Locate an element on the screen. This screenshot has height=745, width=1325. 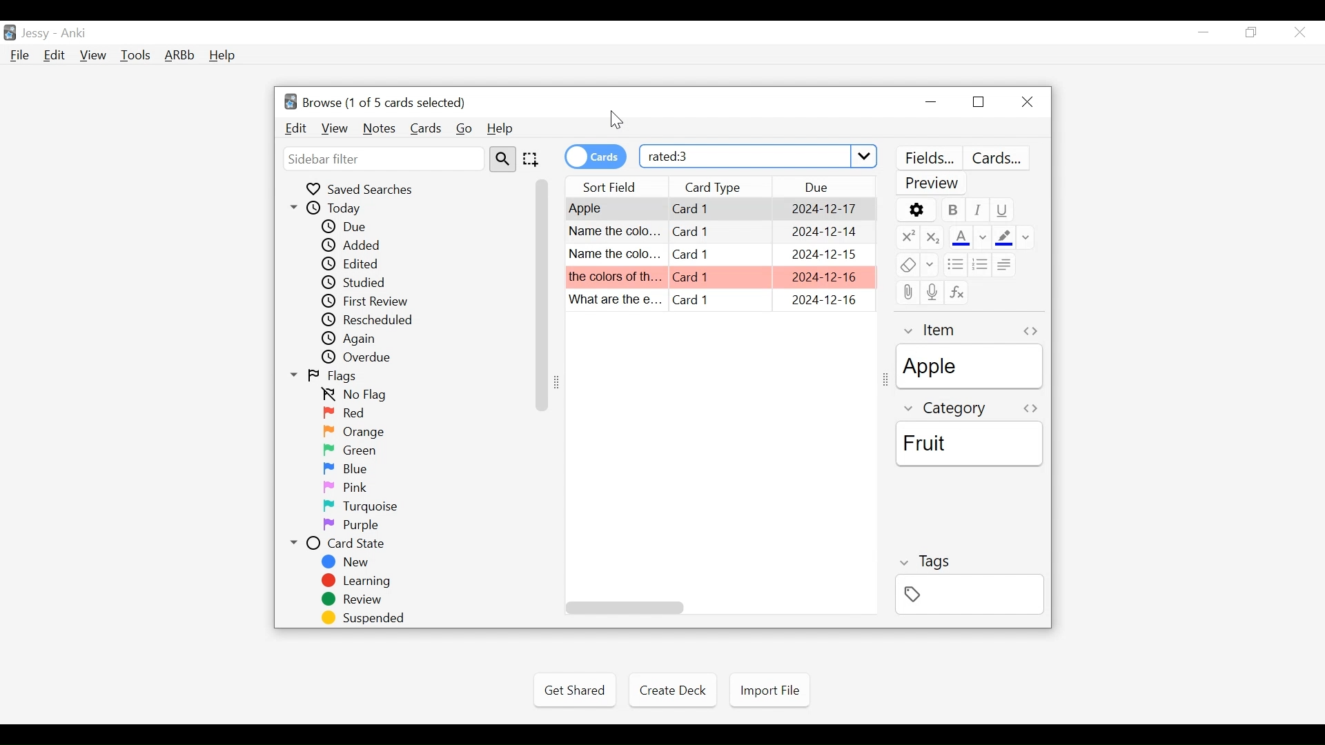
Rescheduled is located at coordinates (376, 321).